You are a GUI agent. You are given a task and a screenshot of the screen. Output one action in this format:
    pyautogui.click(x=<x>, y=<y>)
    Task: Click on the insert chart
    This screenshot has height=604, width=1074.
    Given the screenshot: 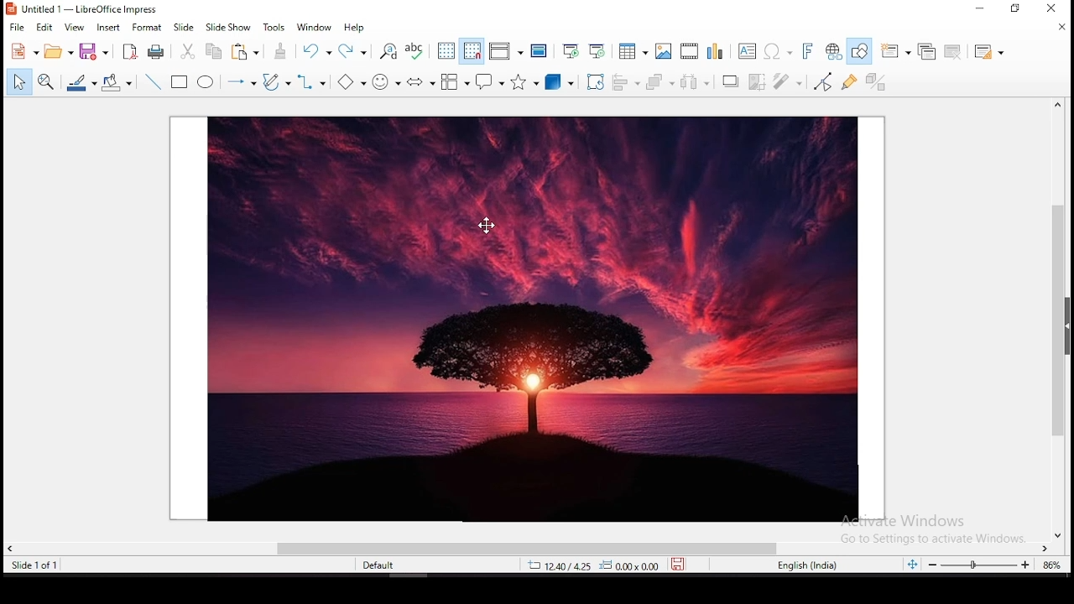 What is the action you would take?
    pyautogui.click(x=714, y=52)
    